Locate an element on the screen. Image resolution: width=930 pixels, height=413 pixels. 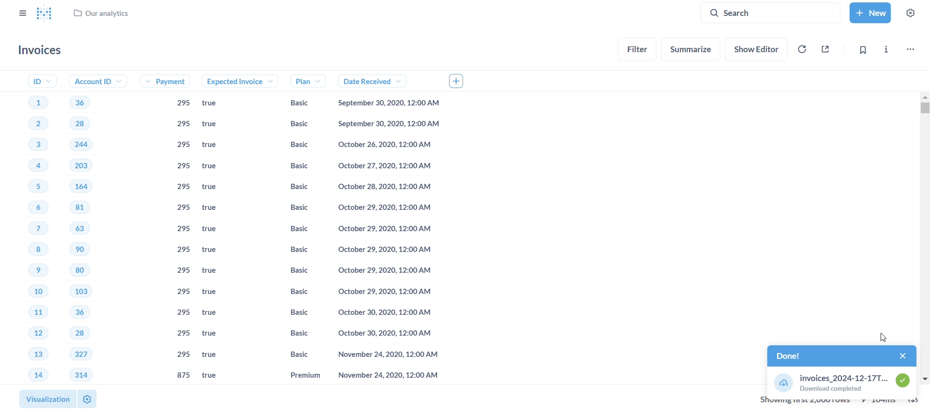
81 is located at coordinates (83, 207).